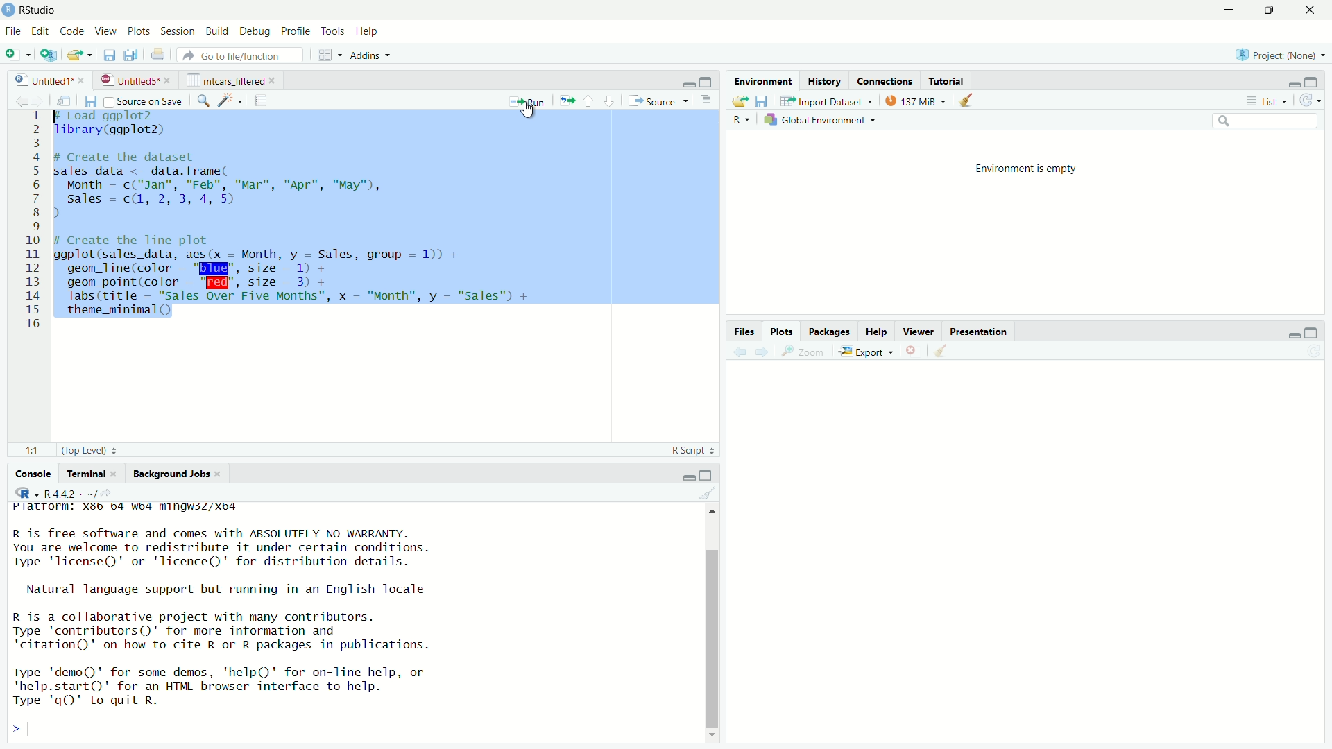  Describe the element at coordinates (74, 31) in the screenshot. I see `code` at that location.